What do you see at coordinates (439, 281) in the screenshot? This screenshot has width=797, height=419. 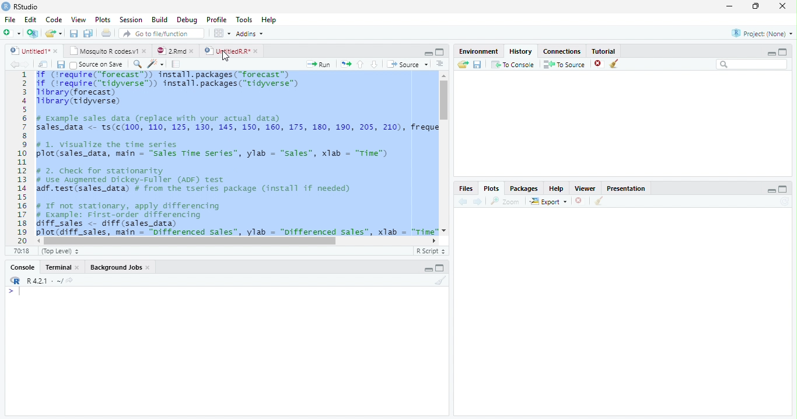 I see `Clean` at bounding box center [439, 281].